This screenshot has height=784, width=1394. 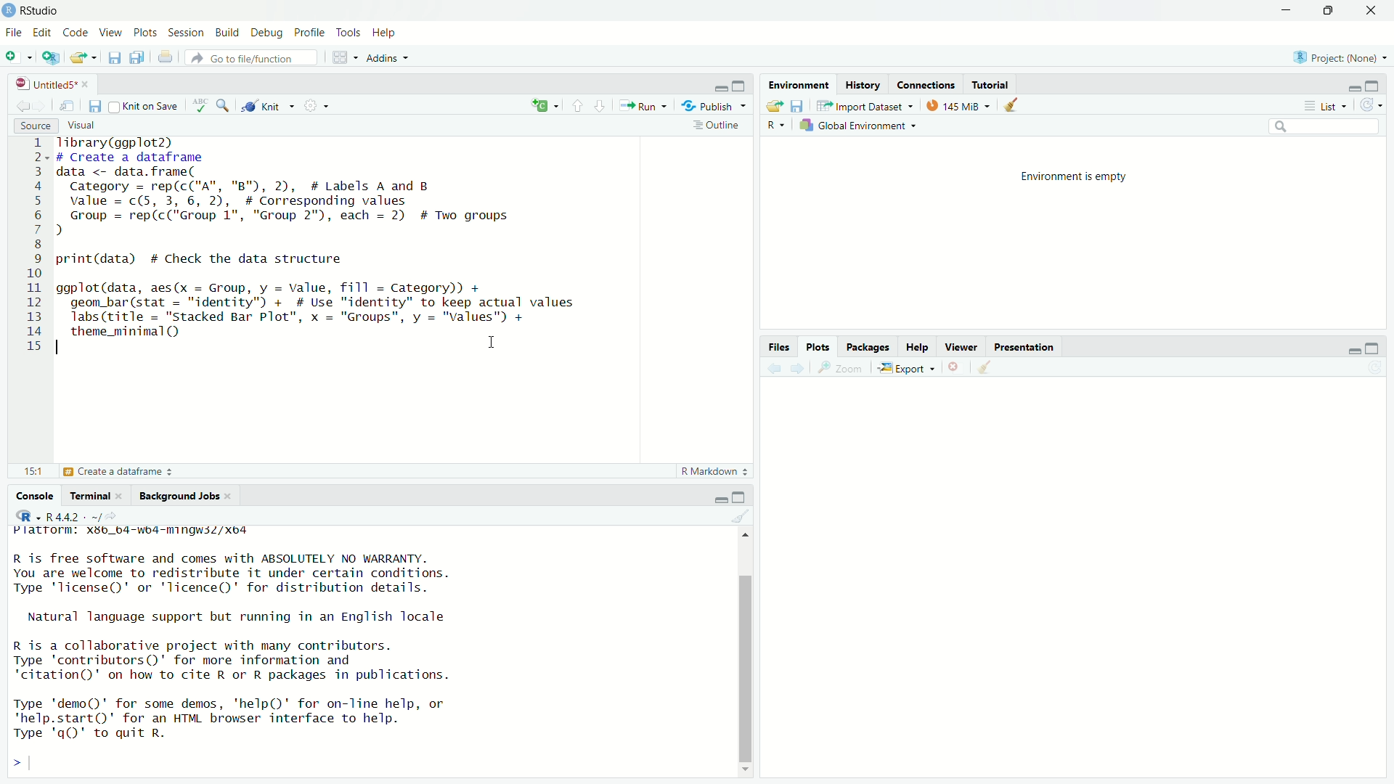 What do you see at coordinates (491, 345) in the screenshot?
I see `Text cursor` at bounding box center [491, 345].